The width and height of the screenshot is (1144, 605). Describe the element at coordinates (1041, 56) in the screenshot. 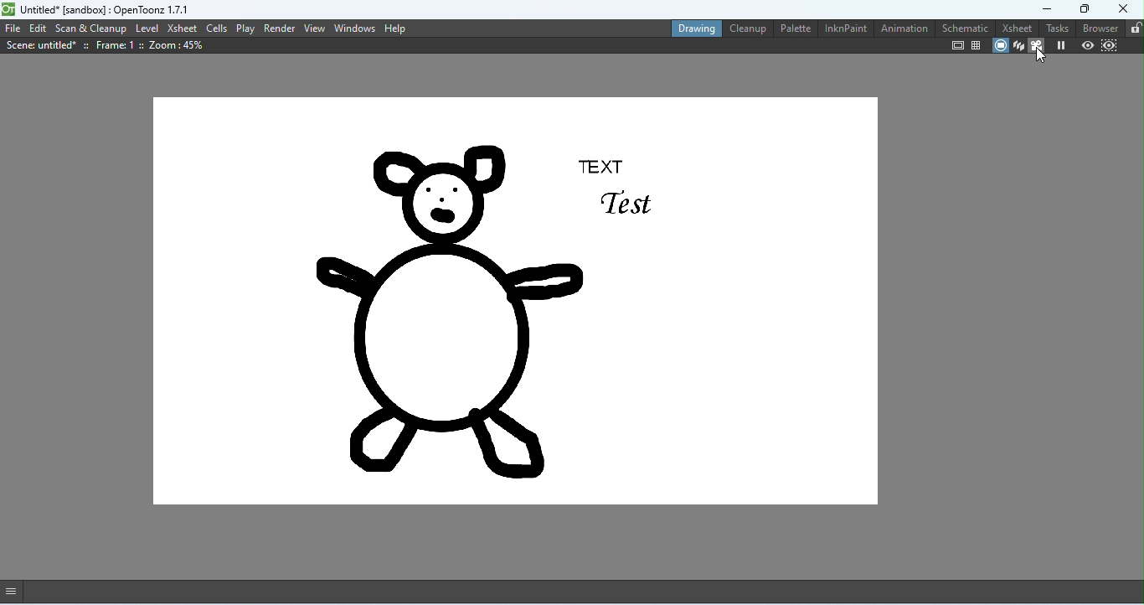

I see `cursor` at that location.